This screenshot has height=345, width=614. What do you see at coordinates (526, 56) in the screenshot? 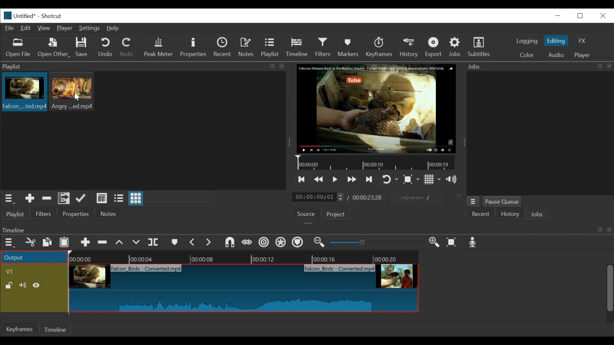
I see `color` at bounding box center [526, 56].